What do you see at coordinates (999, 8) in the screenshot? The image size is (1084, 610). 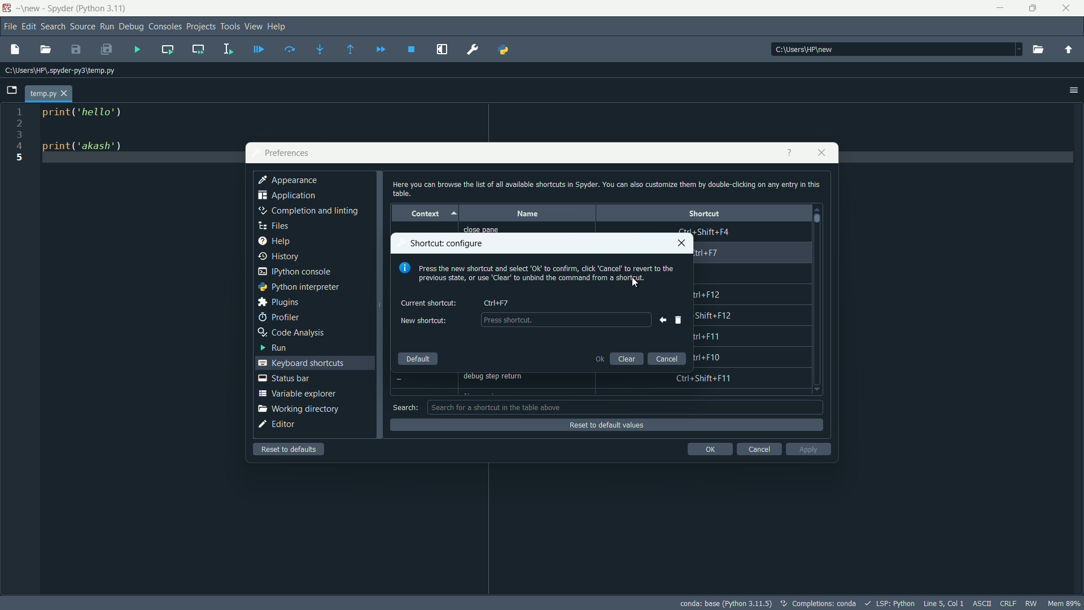 I see `minimize` at bounding box center [999, 8].